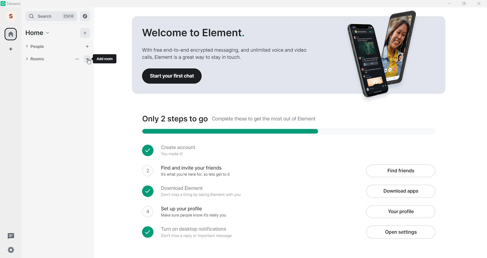  Describe the element at coordinates (85, 33) in the screenshot. I see `Add` at that location.